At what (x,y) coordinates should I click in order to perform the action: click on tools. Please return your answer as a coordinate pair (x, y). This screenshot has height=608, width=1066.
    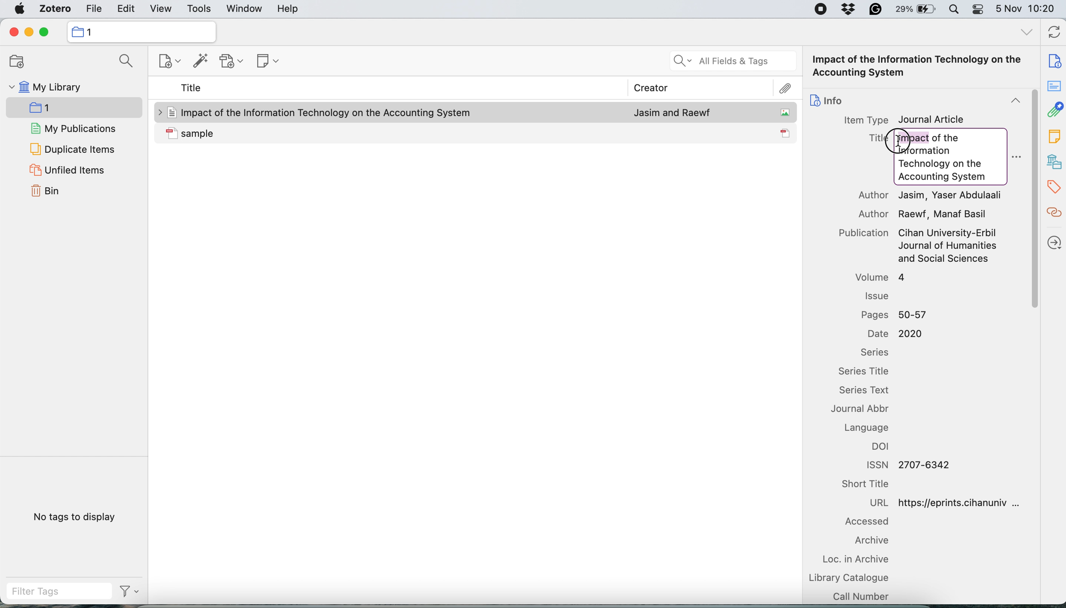
    Looking at the image, I should click on (201, 9).